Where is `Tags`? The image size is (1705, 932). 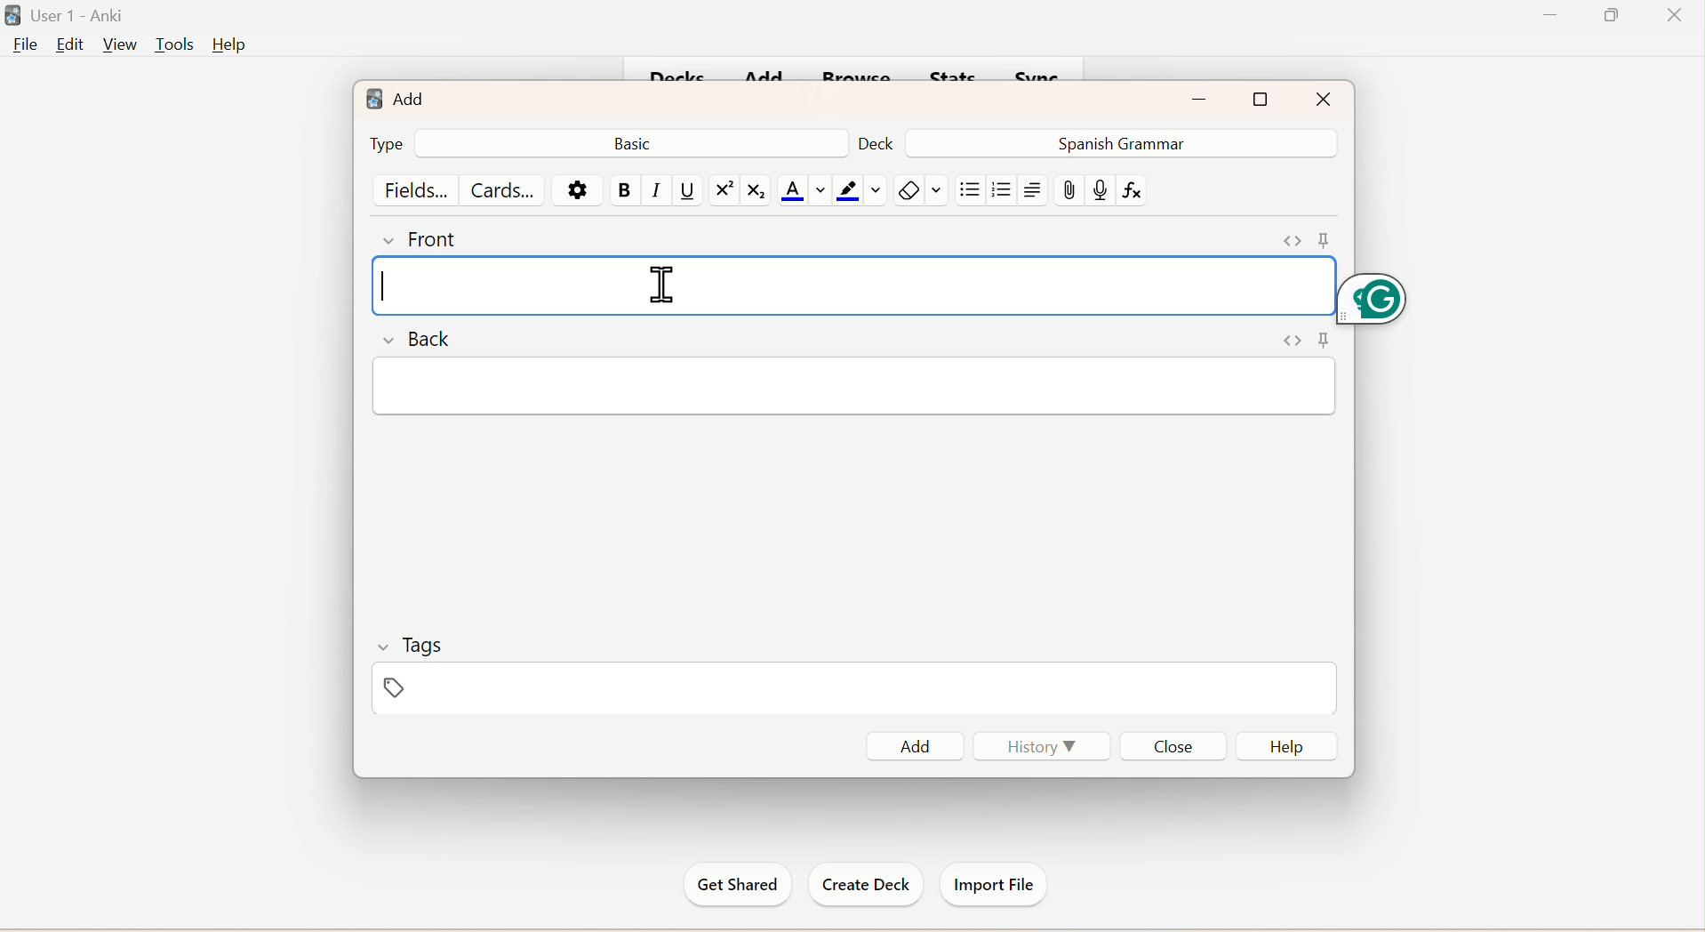 Tags is located at coordinates (411, 641).